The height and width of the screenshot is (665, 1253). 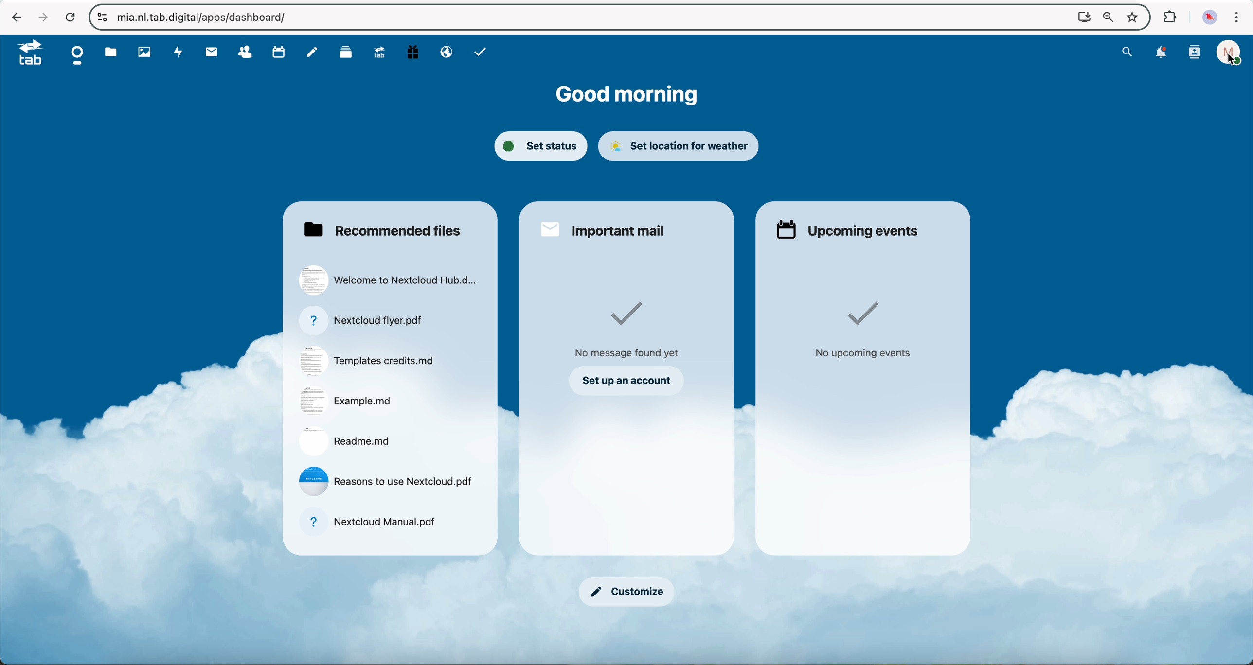 What do you see at coordinates (312, 52) in the screenshot?
I see `notes` at bounding box center [312, 52].